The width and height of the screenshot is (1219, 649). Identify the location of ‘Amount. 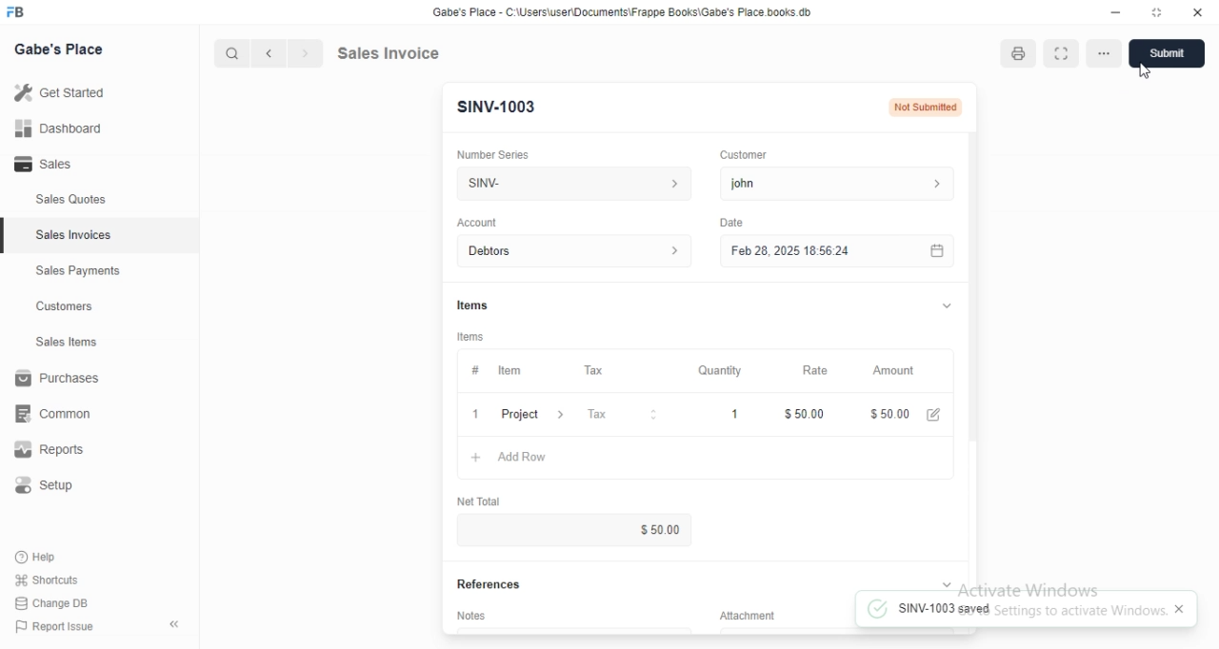
(895, 371).